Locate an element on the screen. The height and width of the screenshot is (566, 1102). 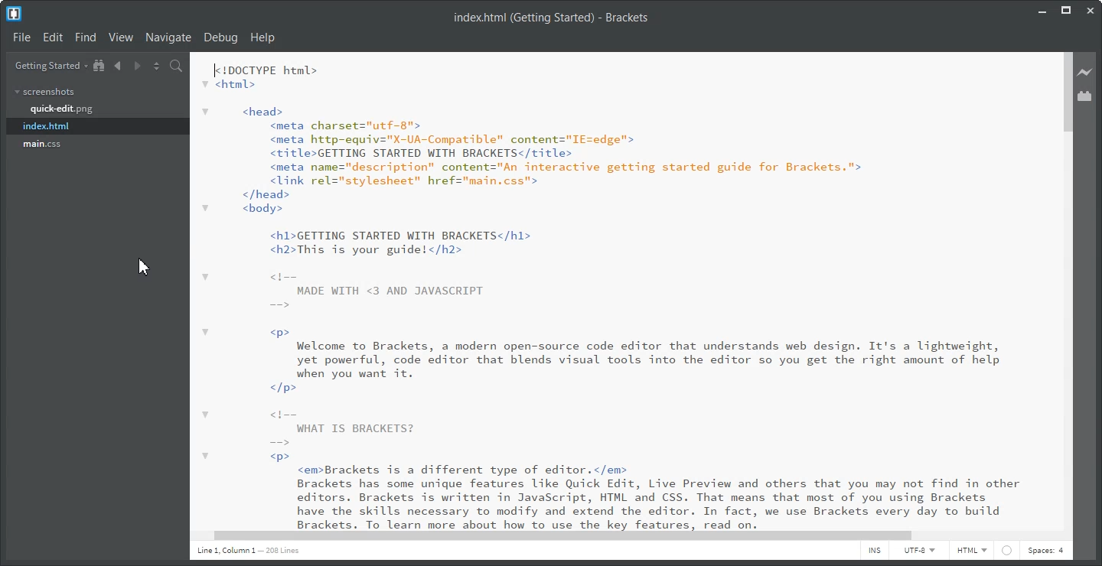
UTF-8 is located at coordinates (919, 551).